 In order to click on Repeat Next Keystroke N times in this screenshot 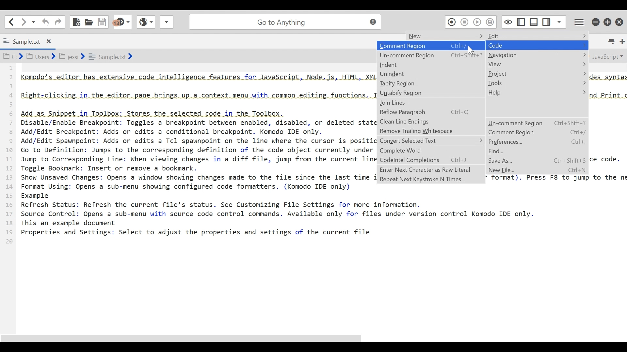, I will do `click(430, 179)`.